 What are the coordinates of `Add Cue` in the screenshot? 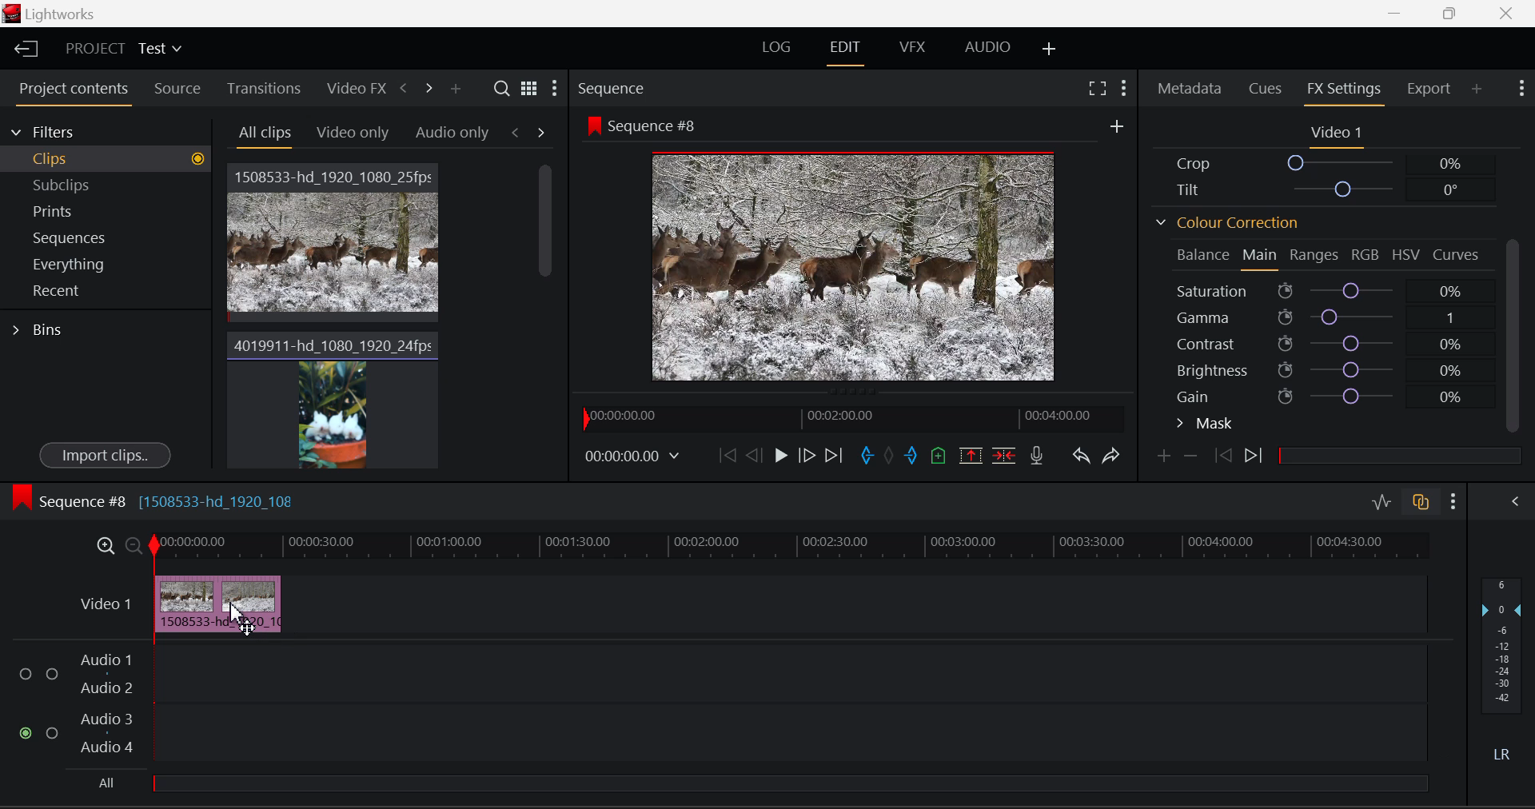 It's located at (939, 456).